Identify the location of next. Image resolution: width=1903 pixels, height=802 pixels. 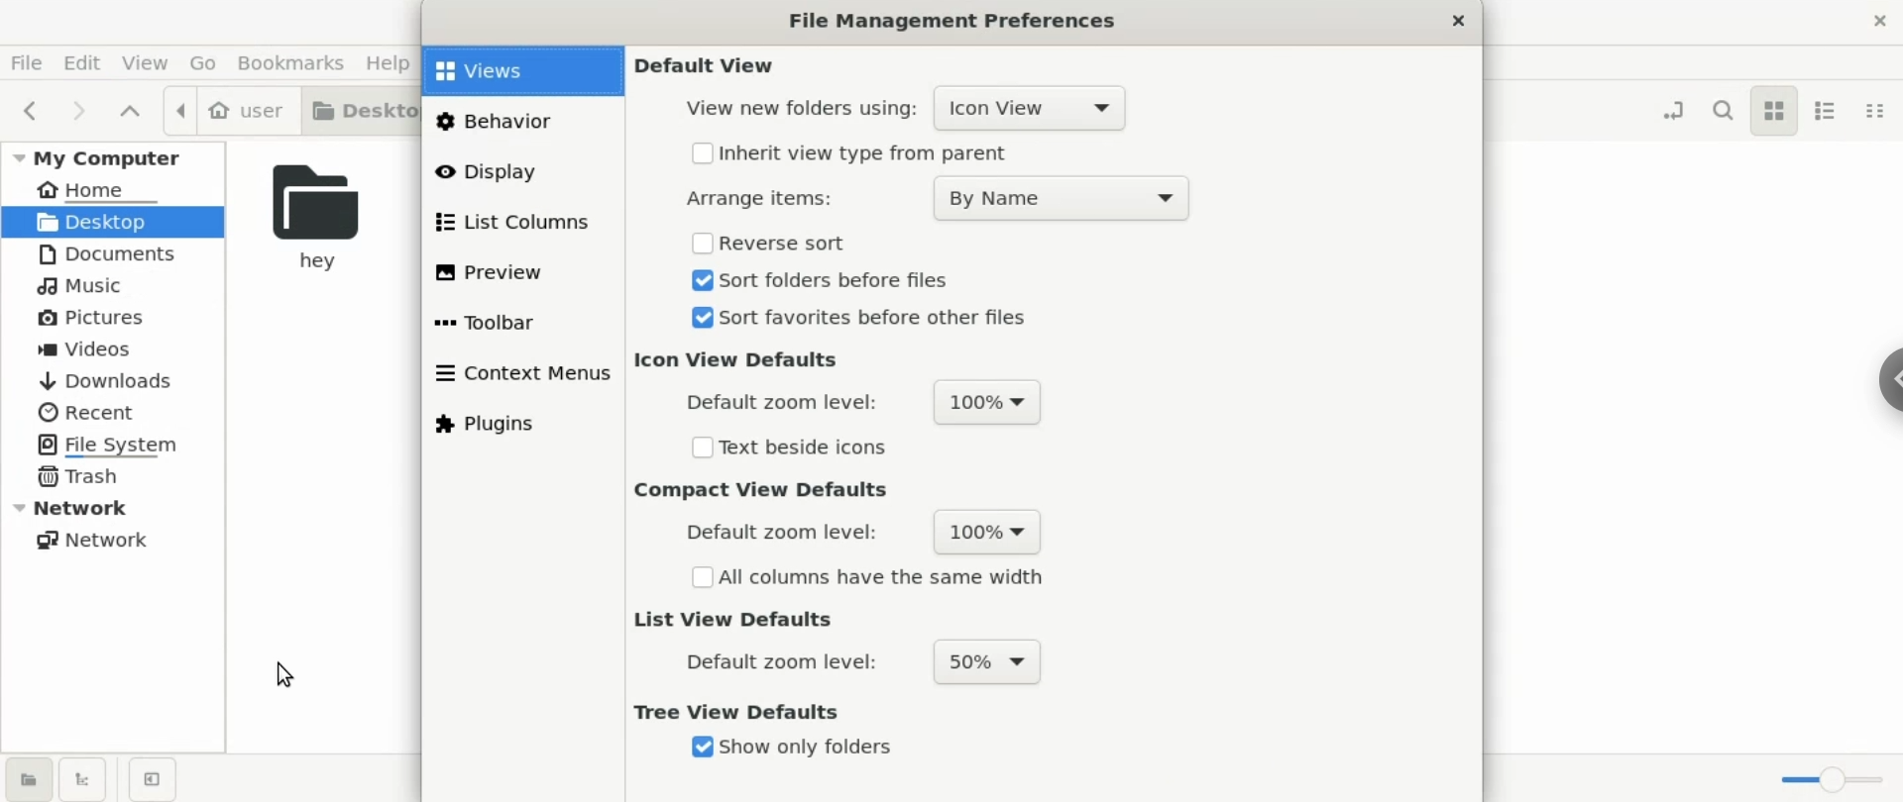
(81, 111).